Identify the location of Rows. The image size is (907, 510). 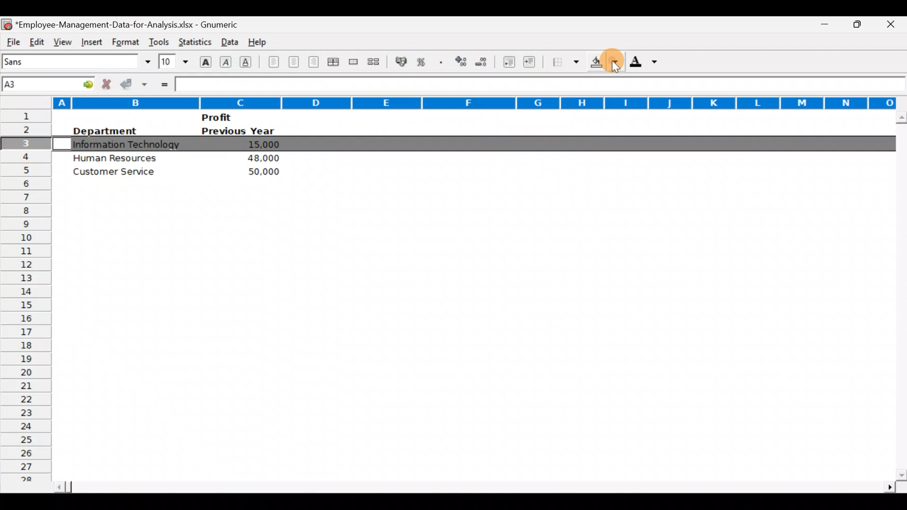
(26, 298).